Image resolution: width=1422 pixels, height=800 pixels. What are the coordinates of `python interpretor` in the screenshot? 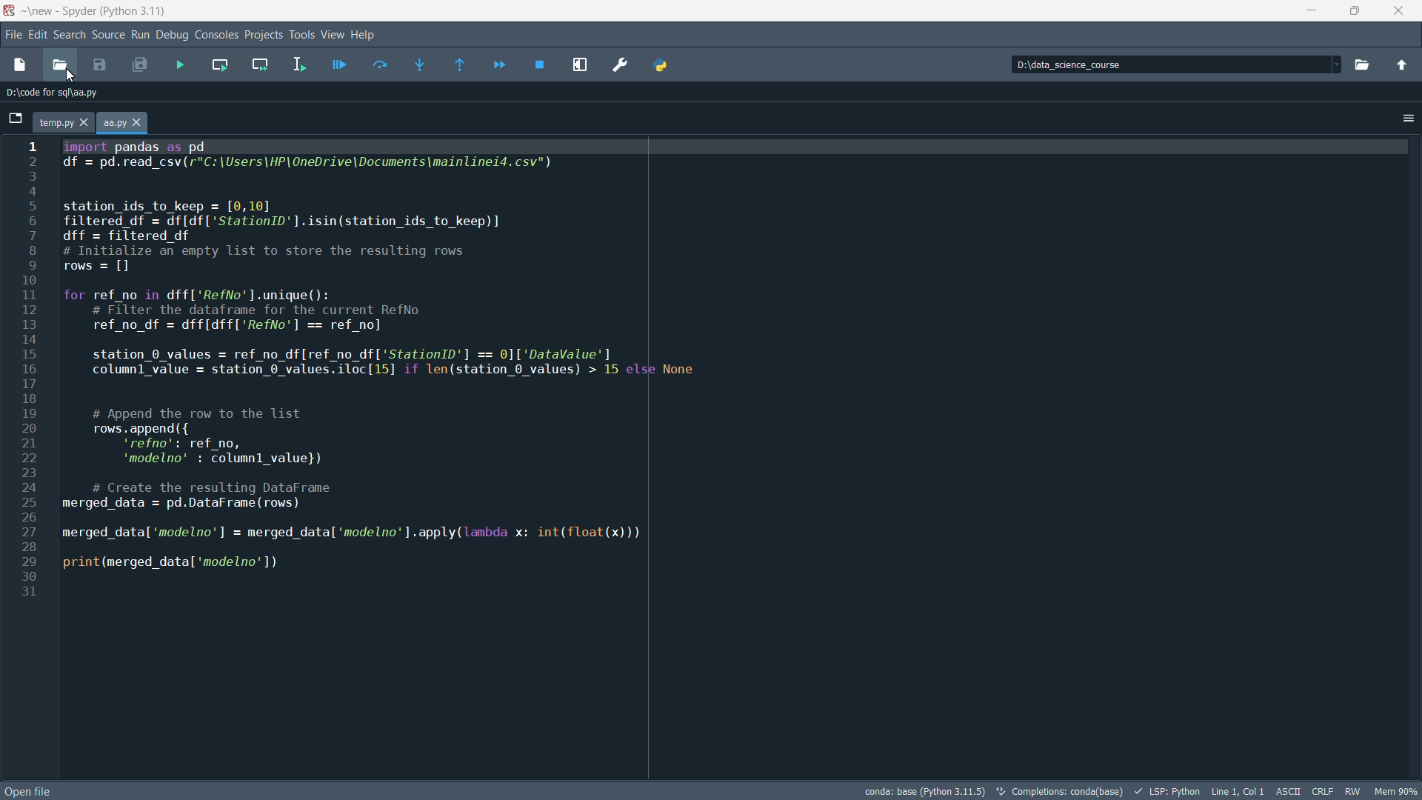 It's located at (924, 791).